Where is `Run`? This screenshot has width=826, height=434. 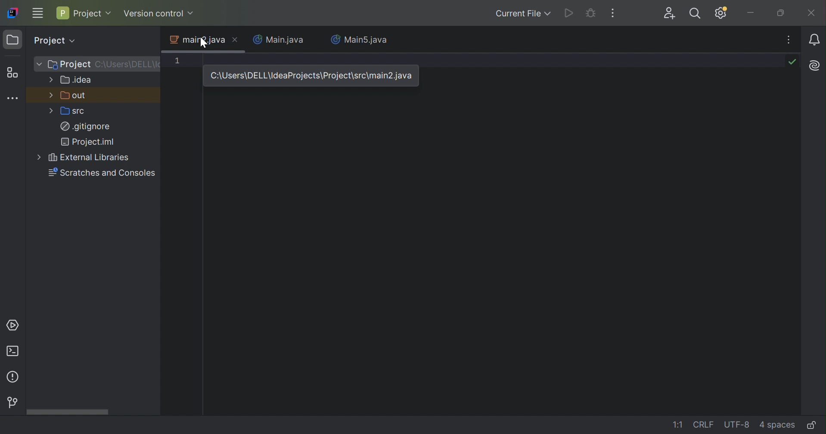
Run is located at coordinates (571, 13).